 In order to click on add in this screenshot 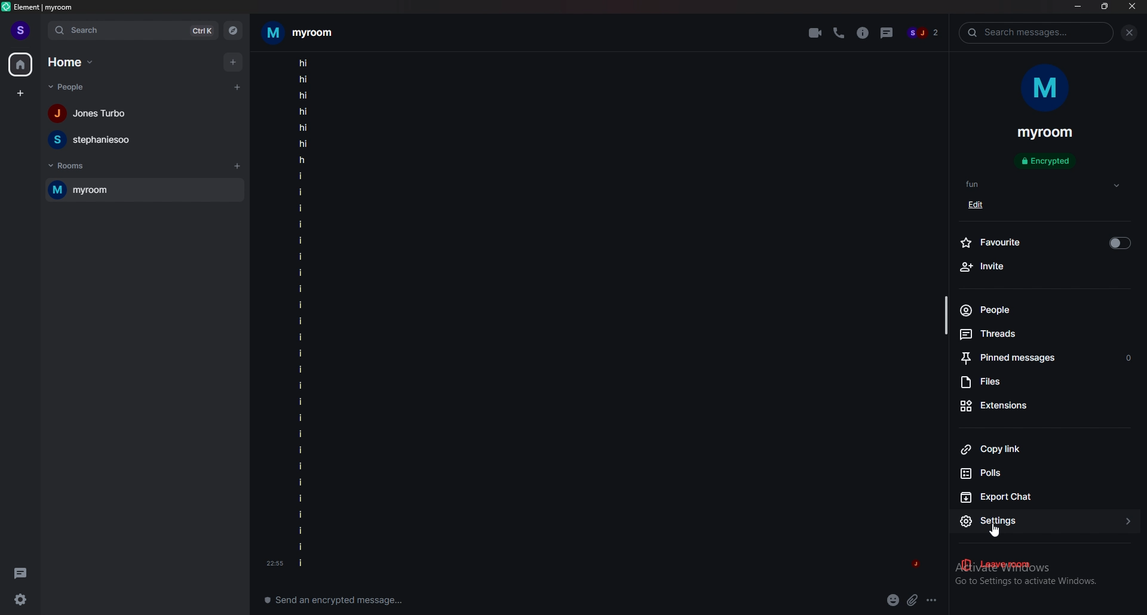, I will do `click(232, 61)`.